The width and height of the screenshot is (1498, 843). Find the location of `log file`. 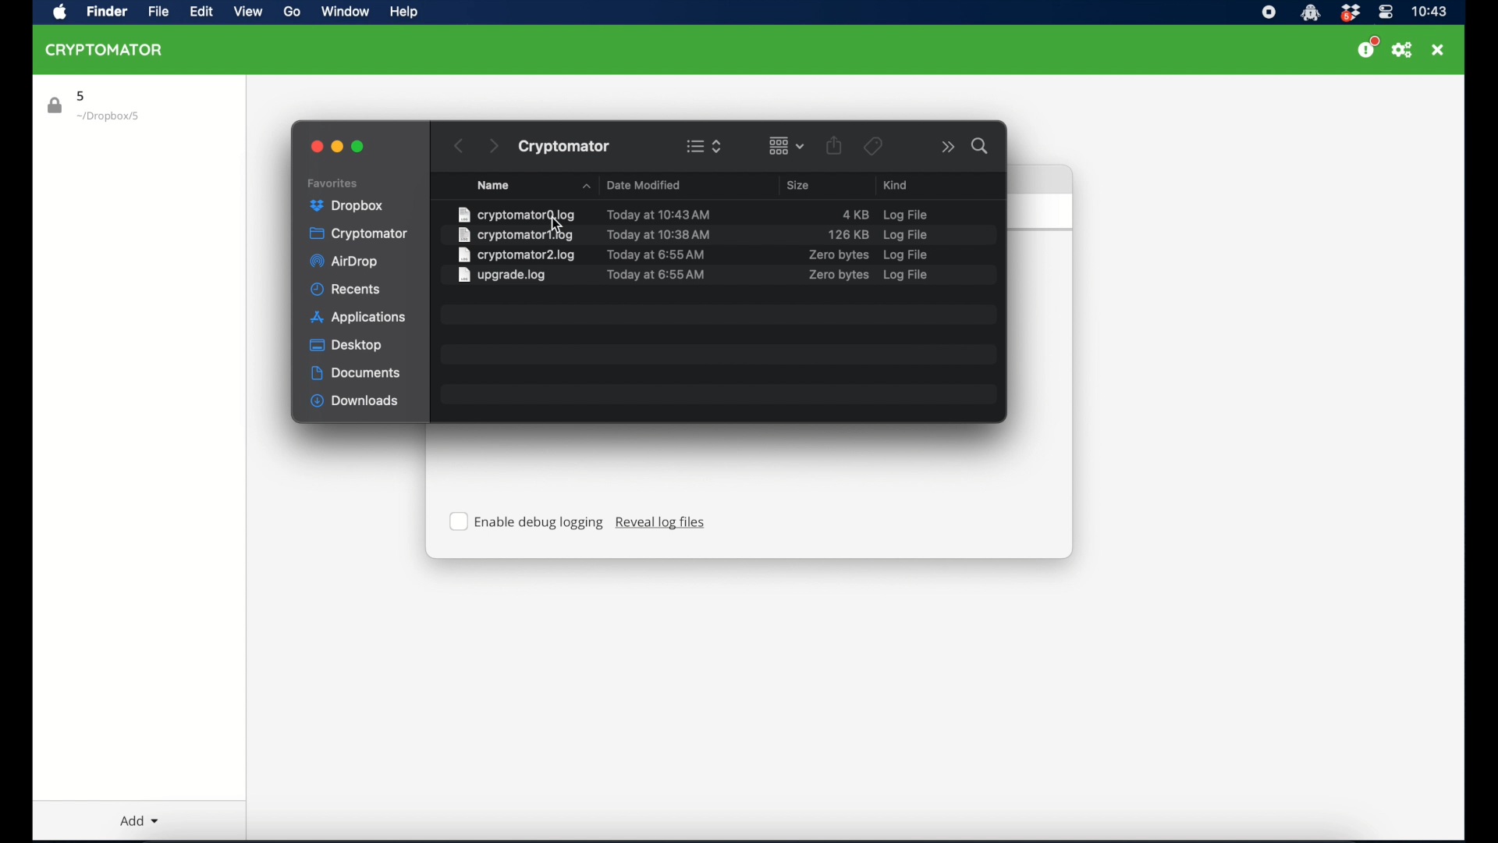

log file is located at coordinates (905, 214).